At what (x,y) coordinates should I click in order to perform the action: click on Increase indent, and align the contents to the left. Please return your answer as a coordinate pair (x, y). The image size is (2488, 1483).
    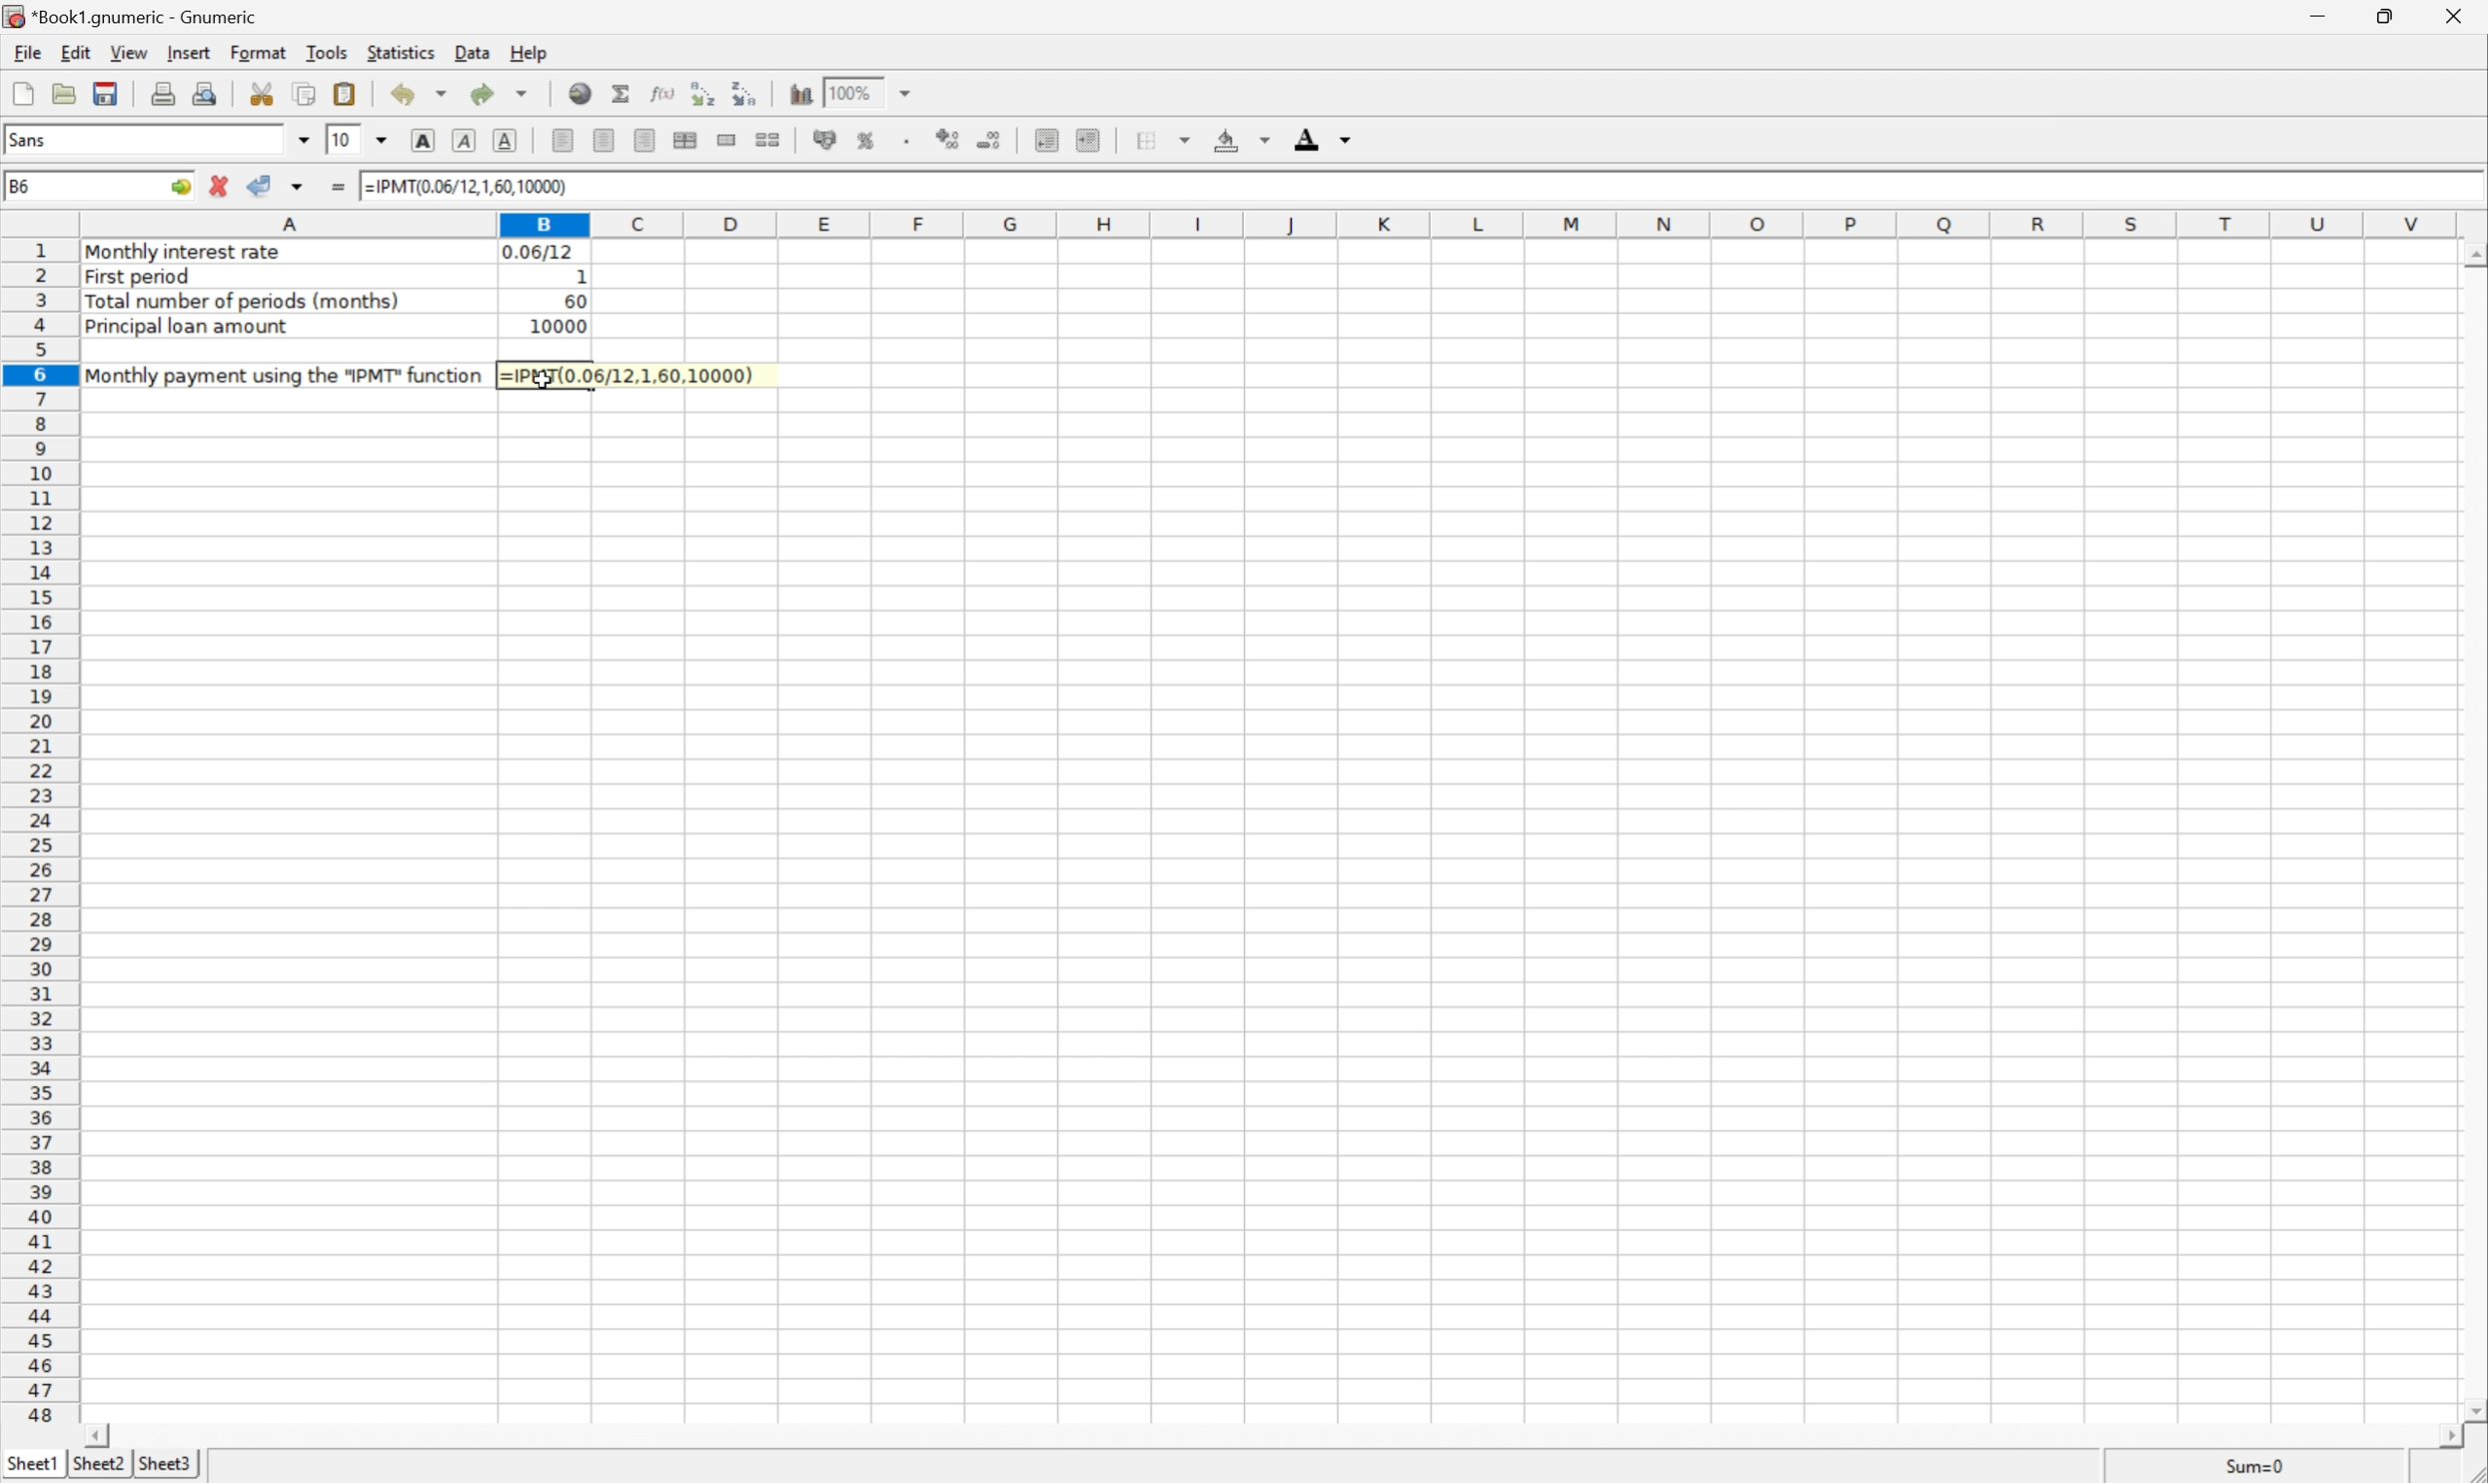
    Looking at the image, I should click on (1092, 140).